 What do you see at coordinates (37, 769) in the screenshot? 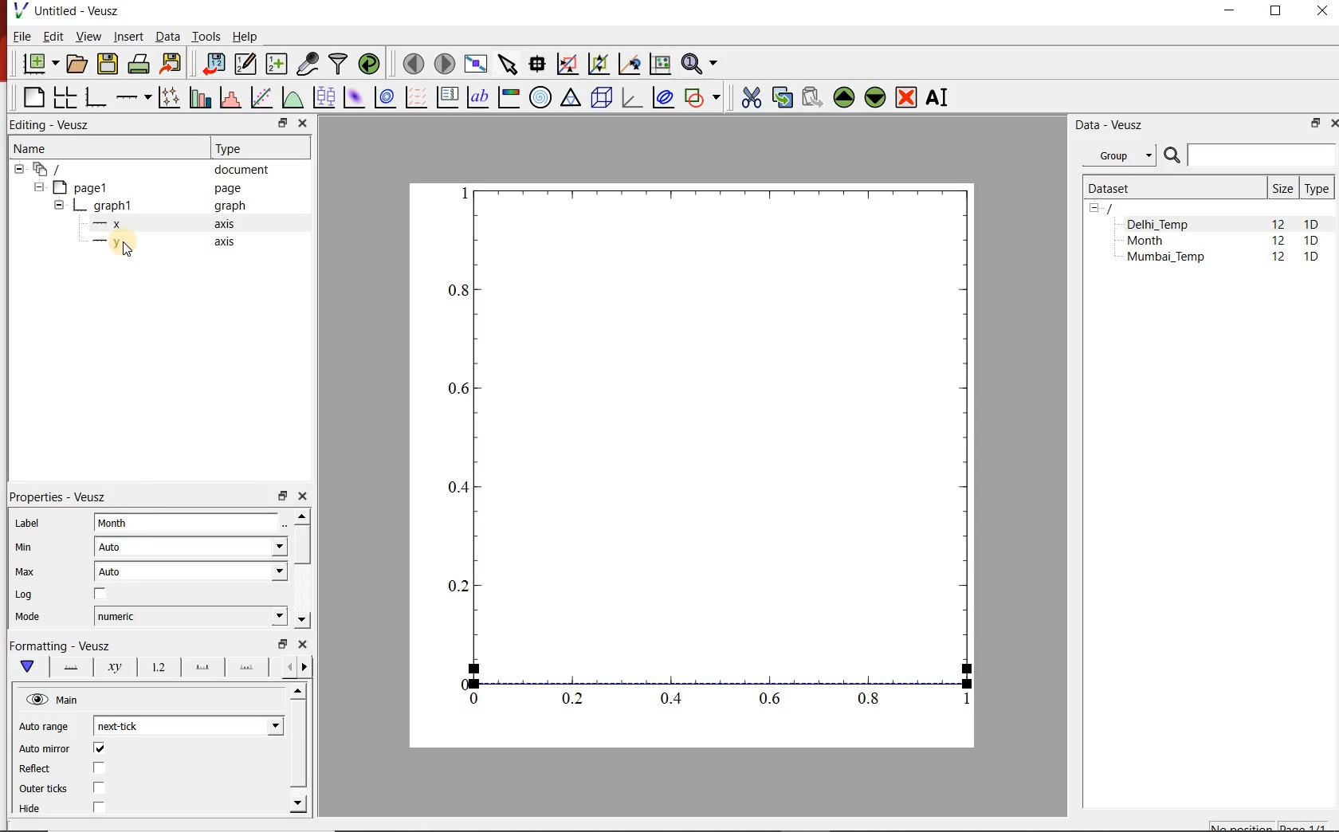
I see `Reflect` at bounding box center [37, 769].